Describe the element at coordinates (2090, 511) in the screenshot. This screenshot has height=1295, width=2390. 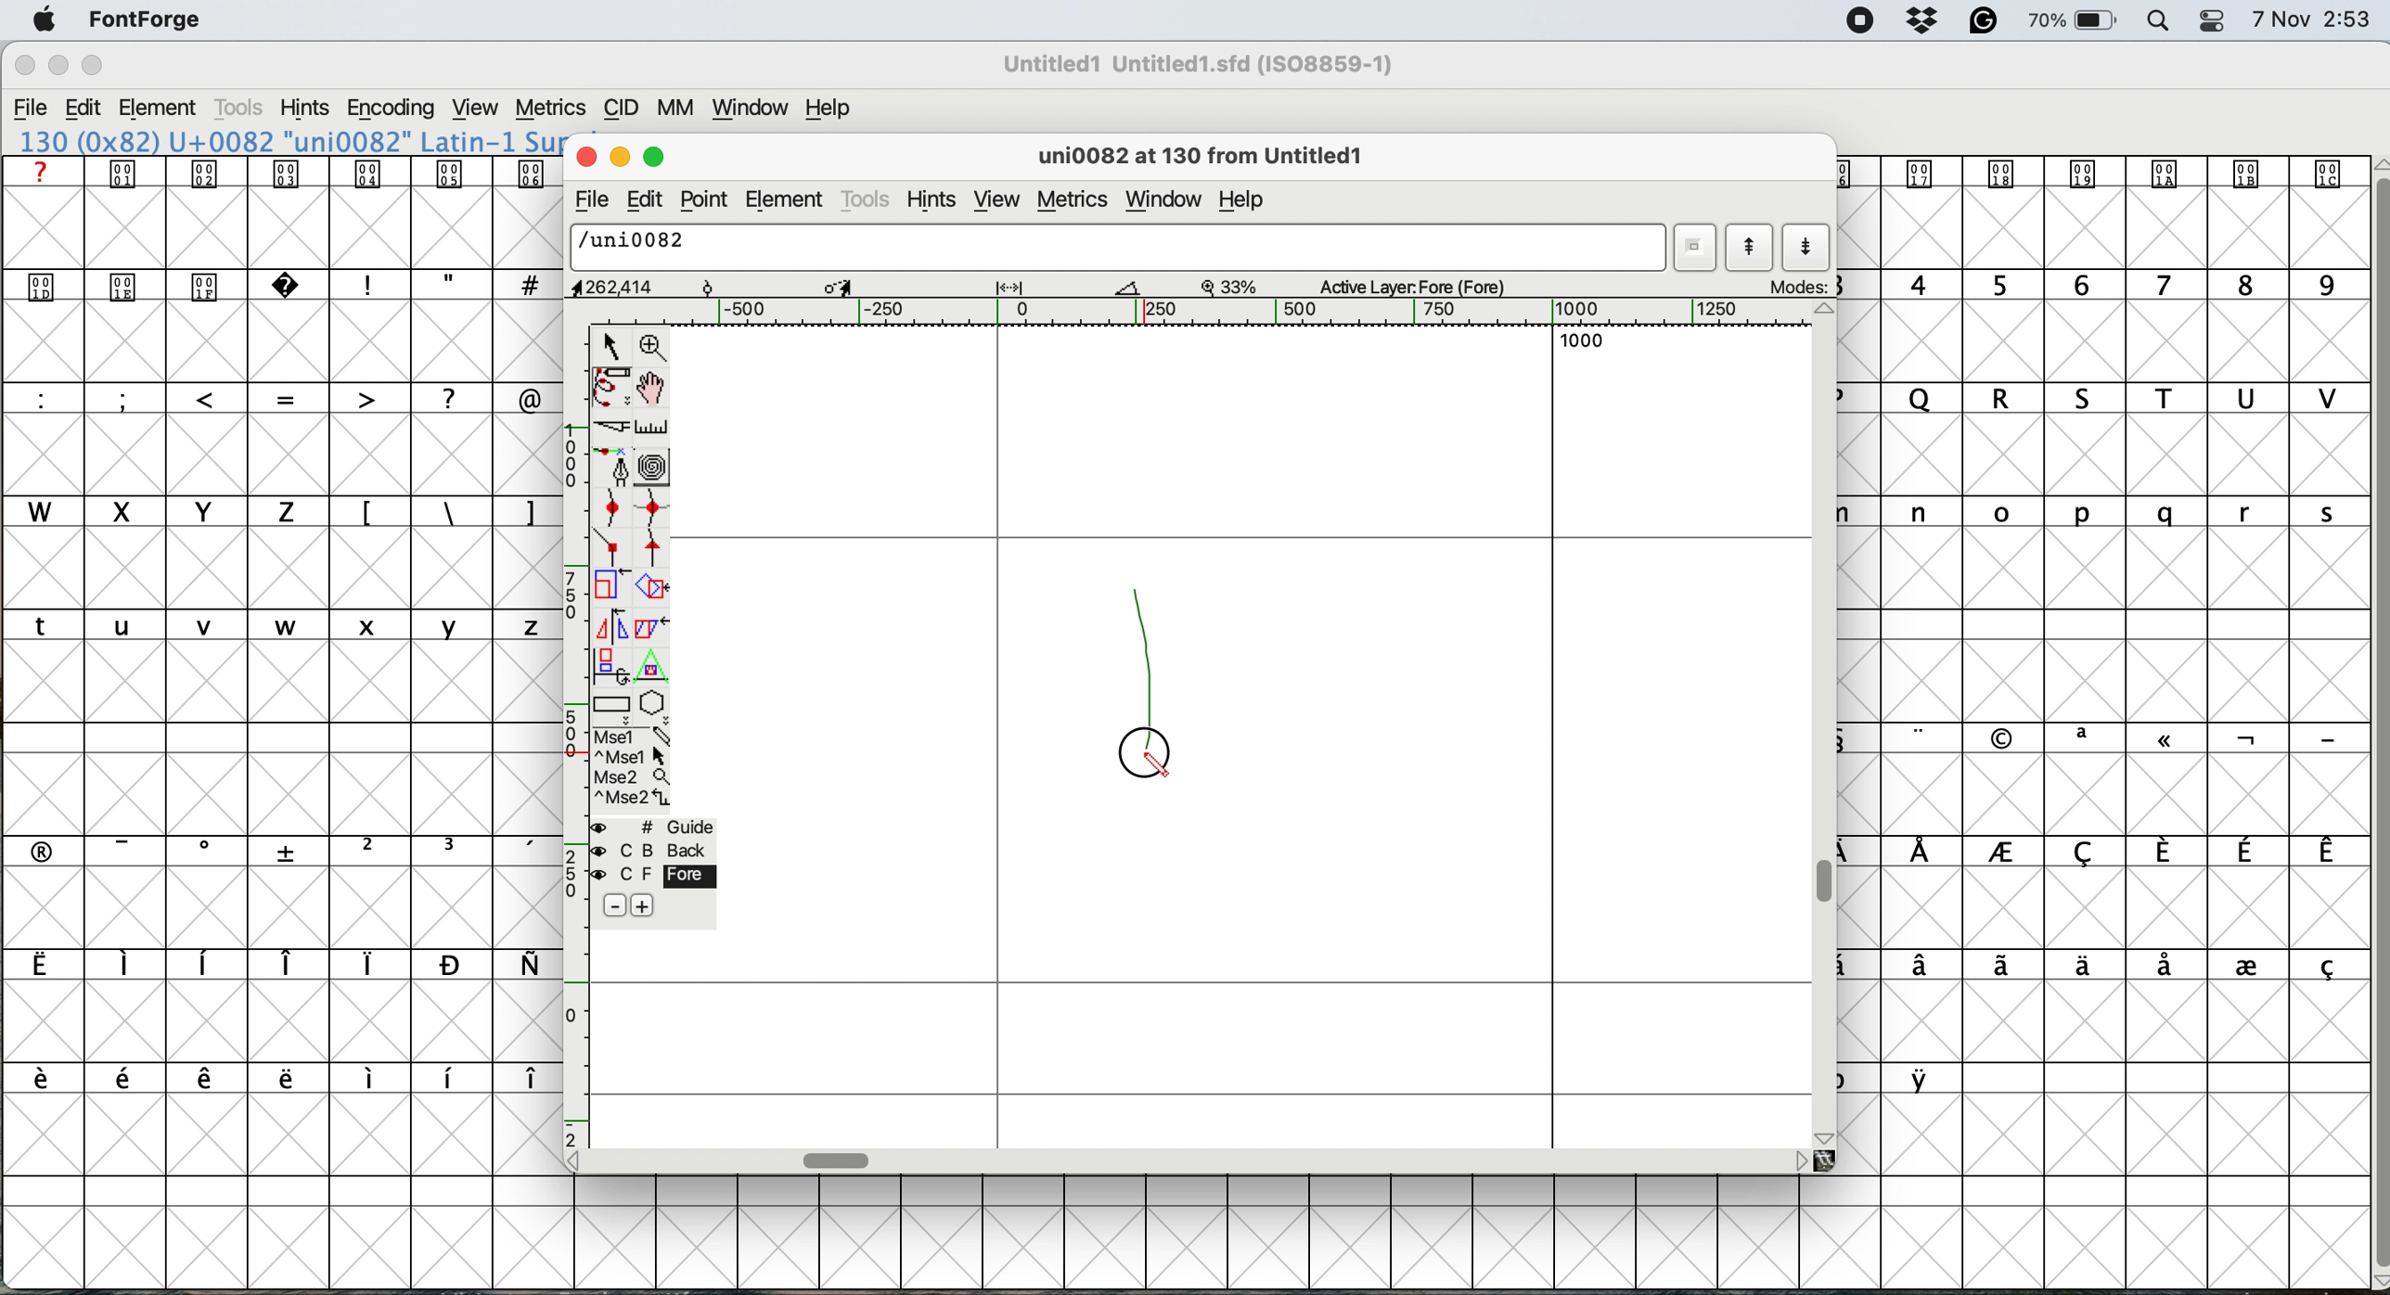
I see `lowercase letters` at that location.